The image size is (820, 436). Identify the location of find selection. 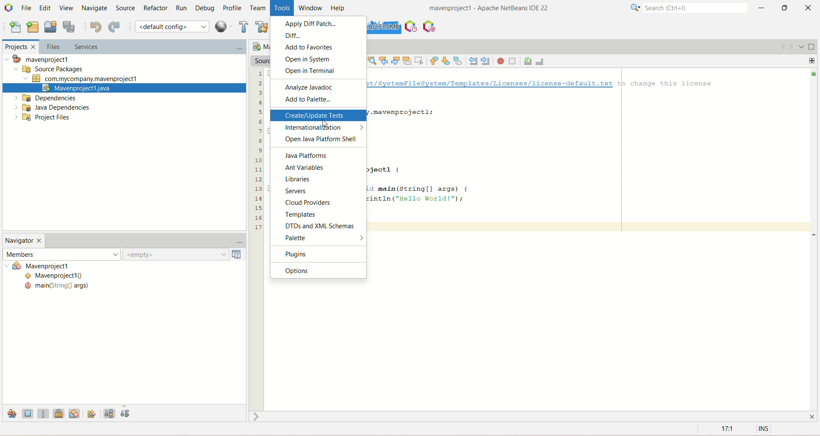
(371, 61).